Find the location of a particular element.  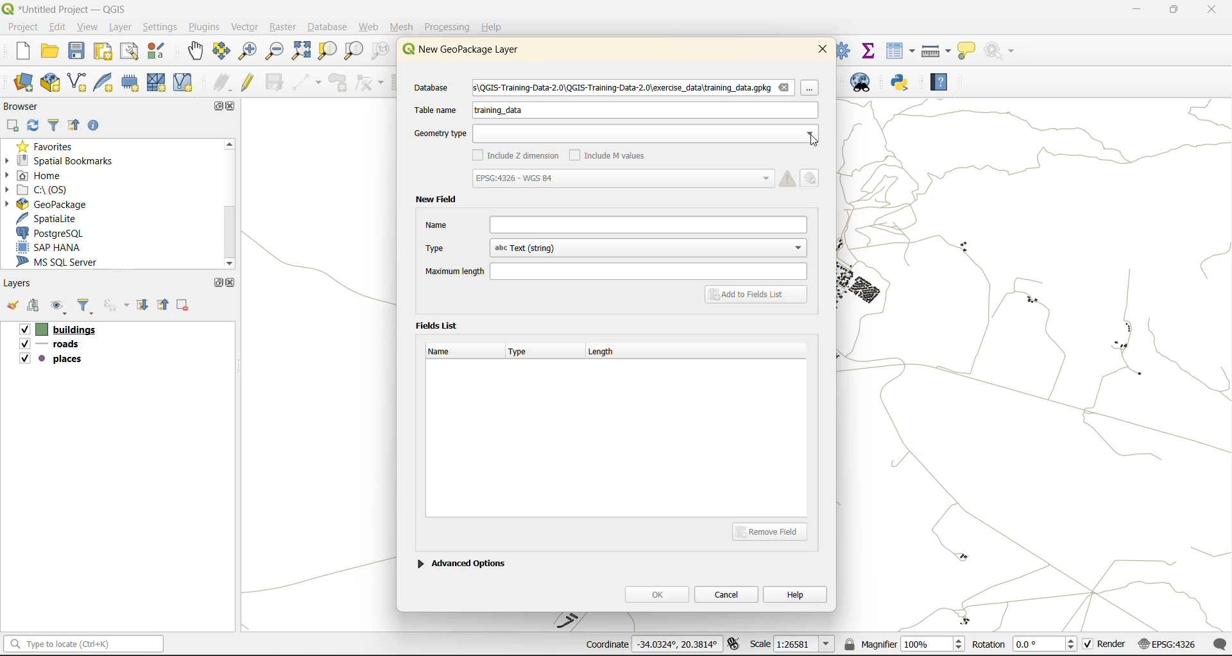

edits is located at coordinates (223, 83).